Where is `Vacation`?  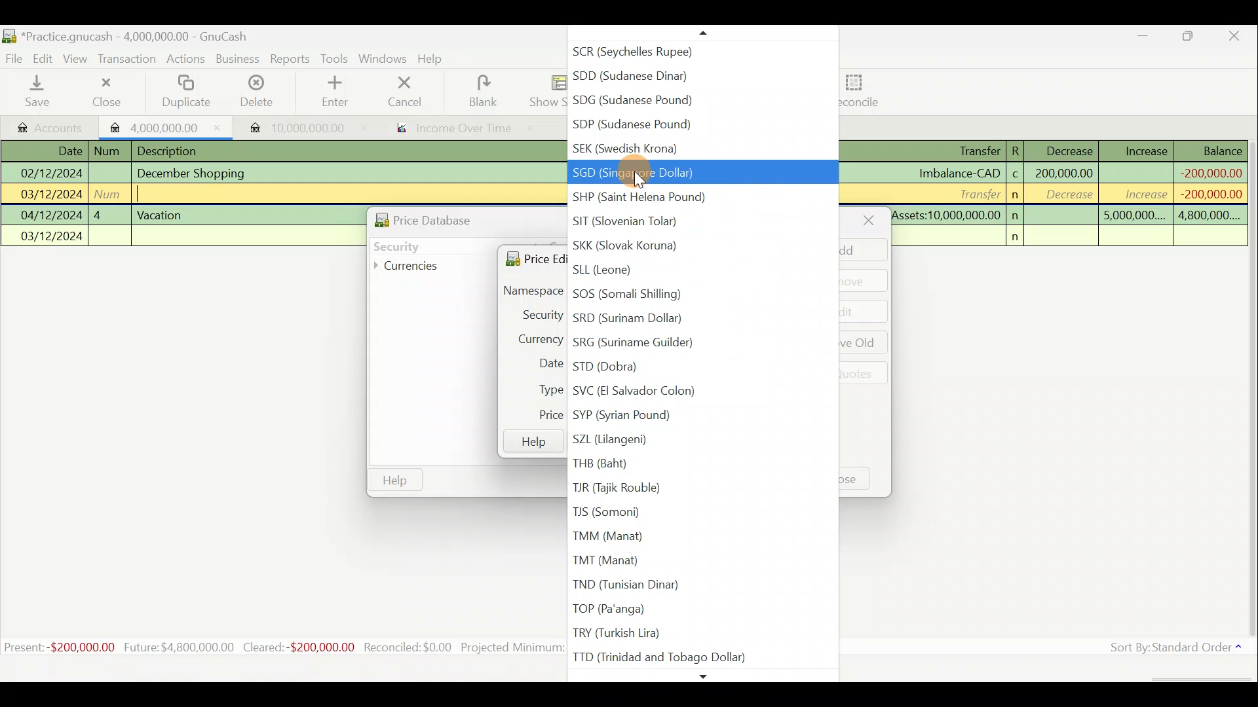 Vacation is located at coordinates (161, 213).